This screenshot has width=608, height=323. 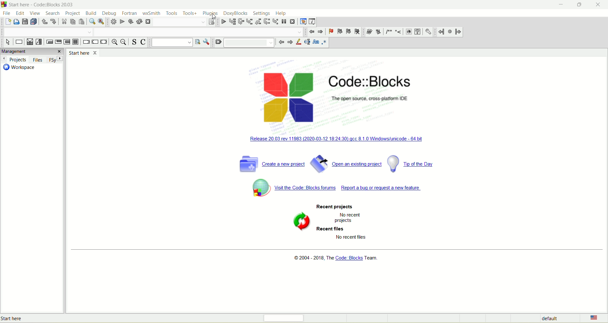 What do you see at coordinates (37, 59) in the screenshot?
I see `files` at bounding box center [37, 59].